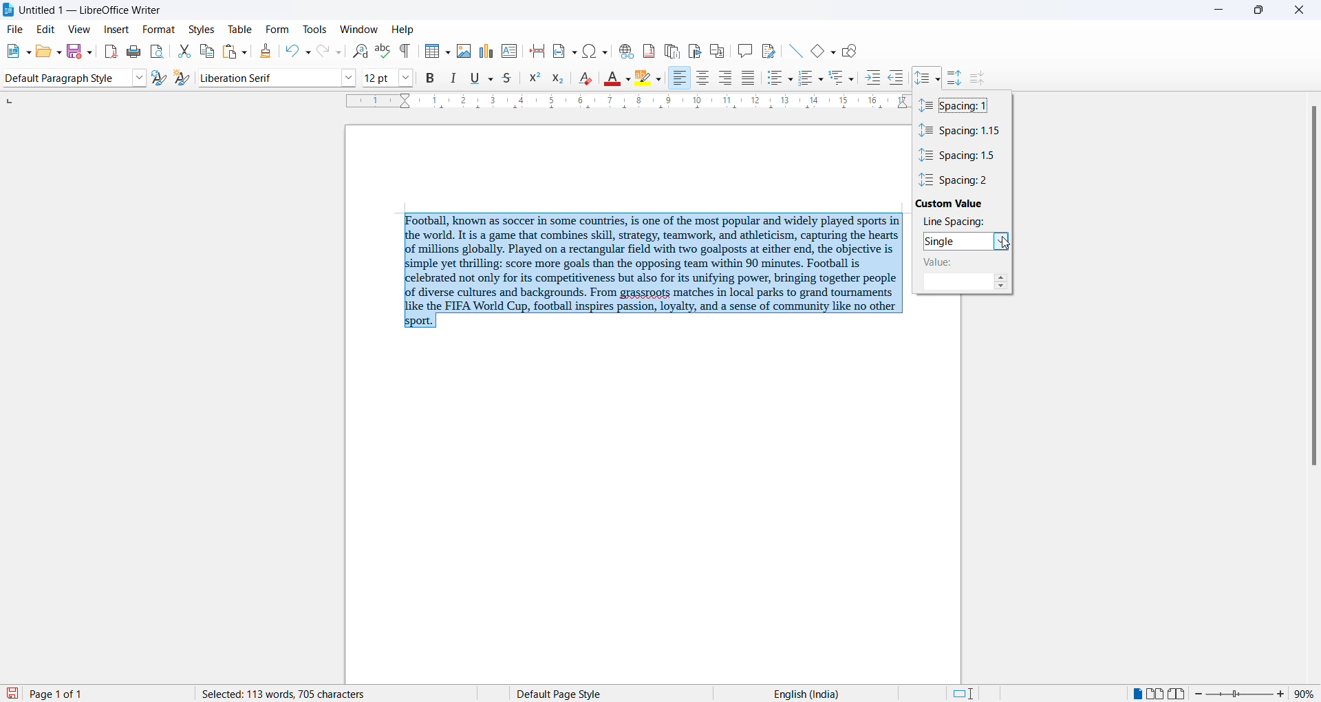 The height and width of the screenshot is (702, 1321). I want to click on paragraph style, so click(69, 77).